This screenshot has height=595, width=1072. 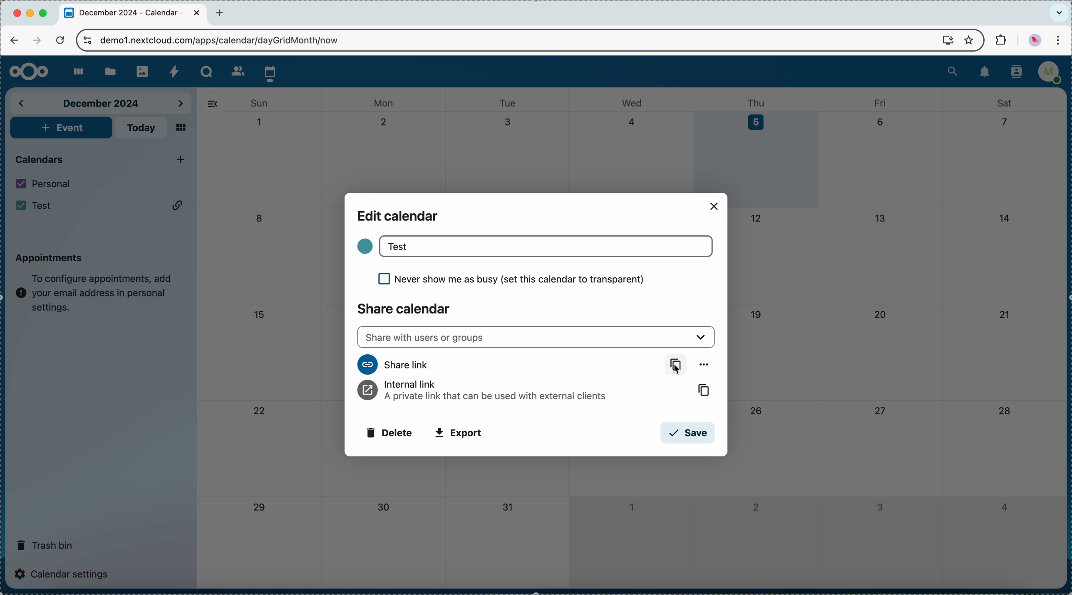 What do you see at coordinates (403, 308) in the screenshot?
I see `share calendar` at bounding box center [403, 308].